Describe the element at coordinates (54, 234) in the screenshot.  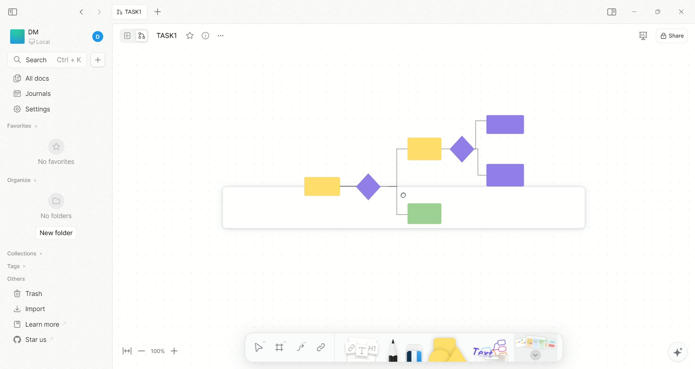
I see `new folder` at that location.